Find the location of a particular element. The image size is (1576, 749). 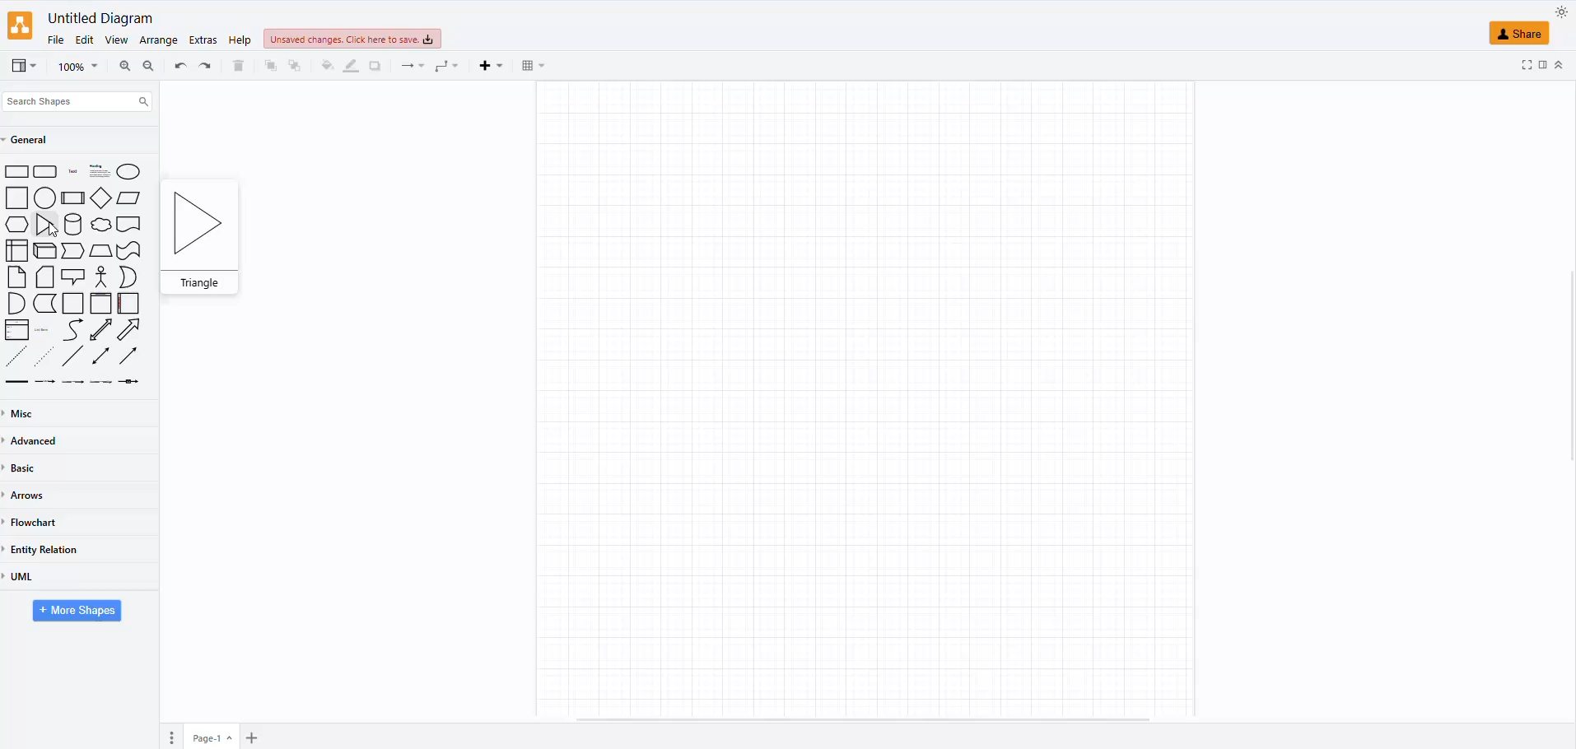

line color is located at coordinates (348, 64).